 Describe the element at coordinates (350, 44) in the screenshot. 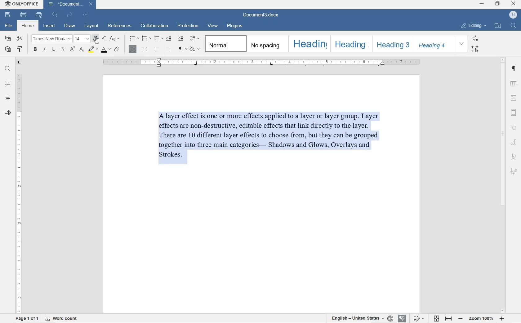

I see `HEADING 2` at that location.